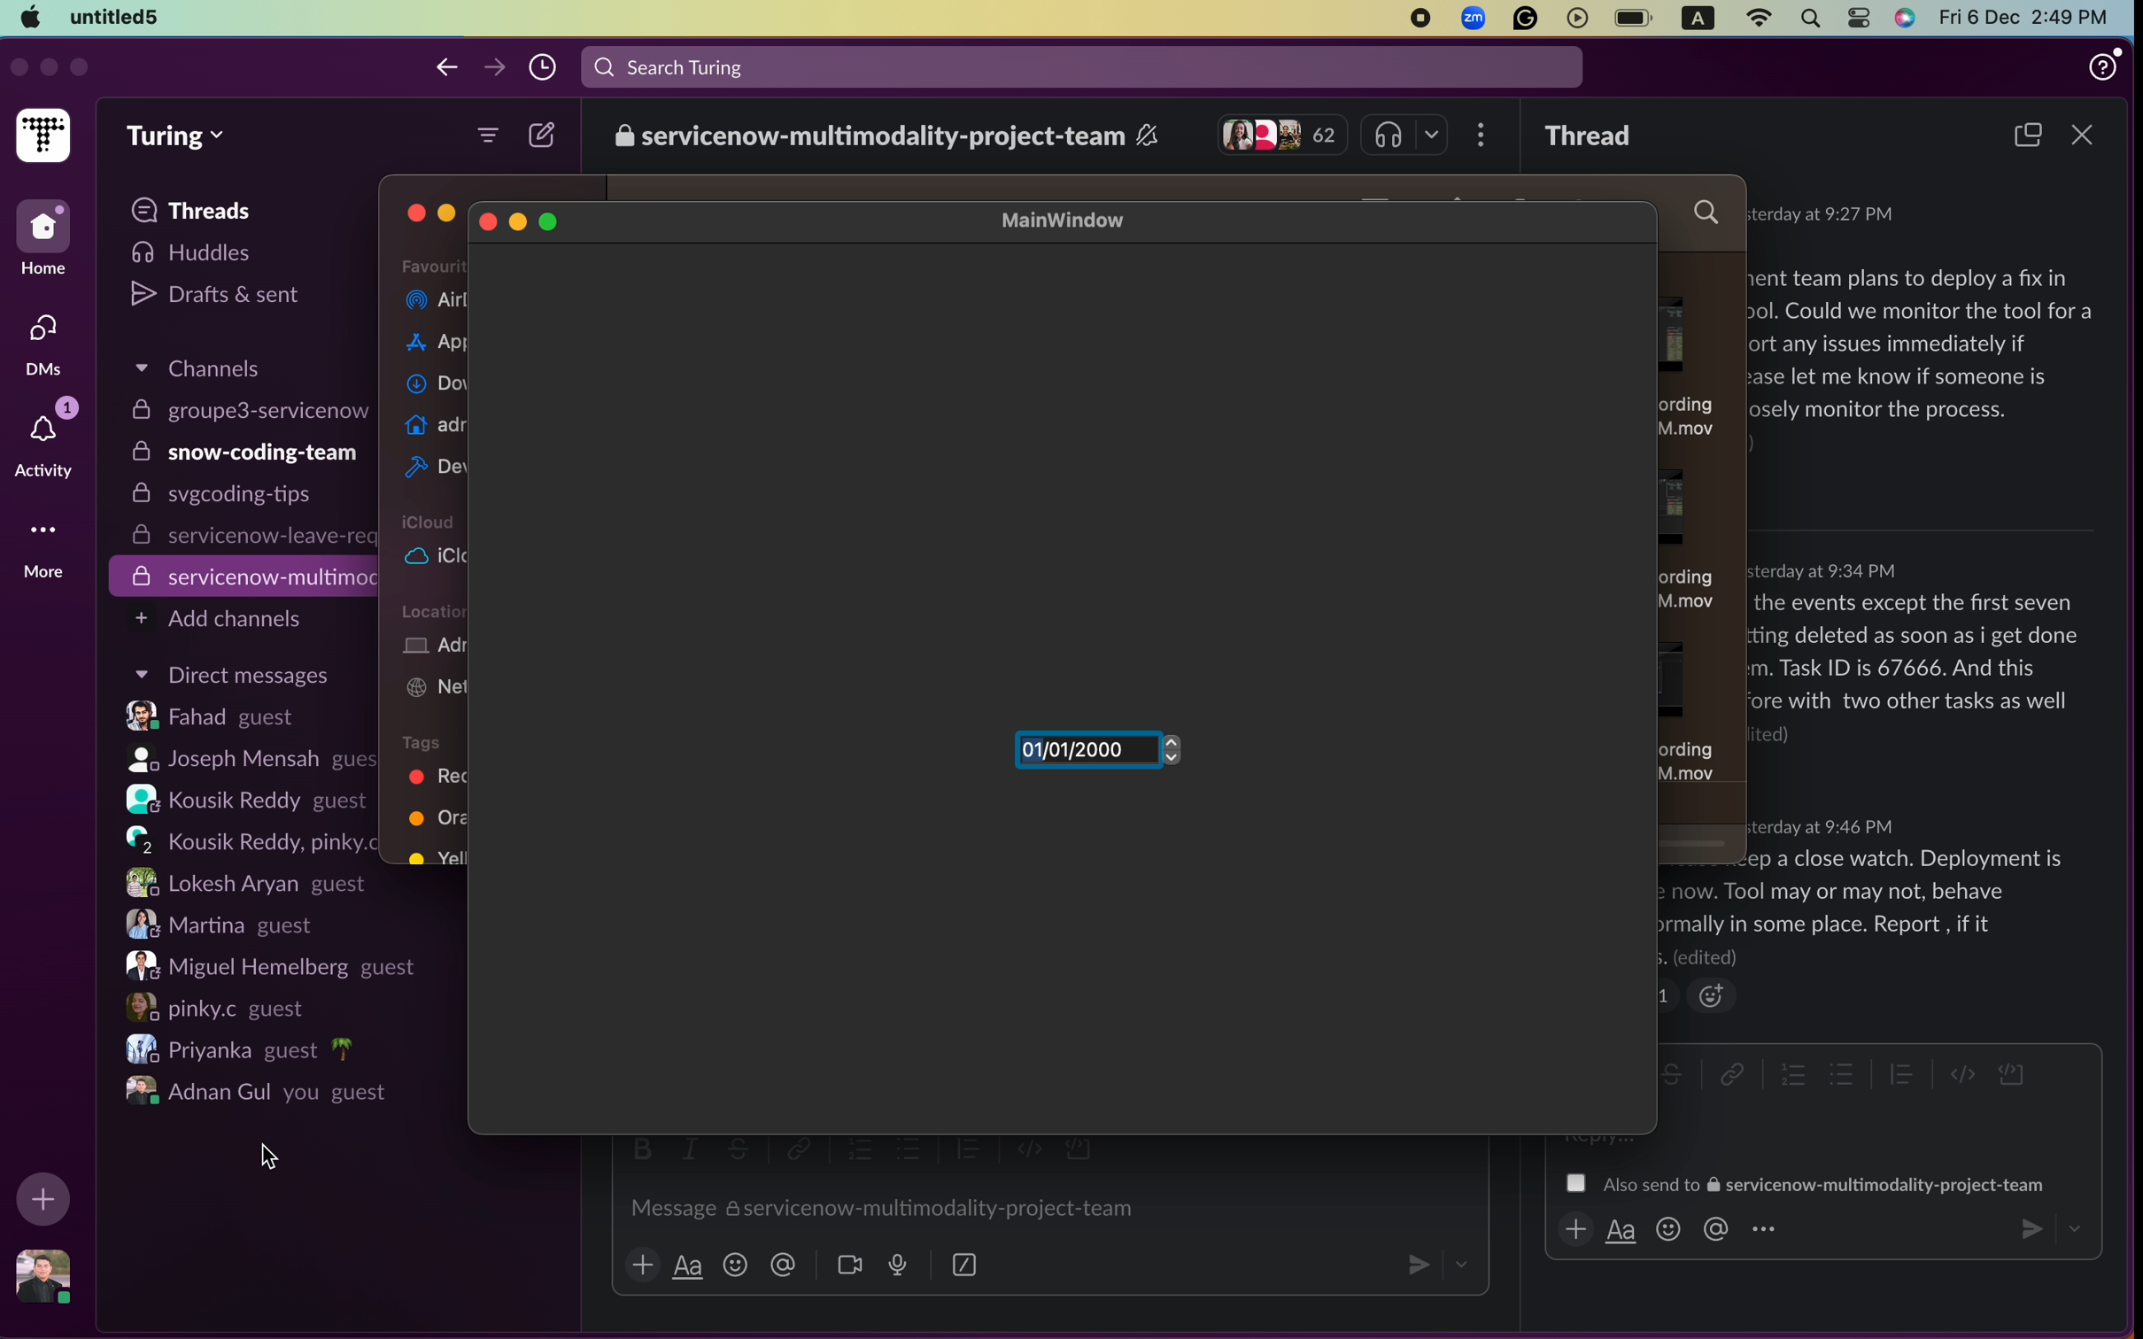 Image resolution: width=2143 pixels, height=1339 pixels. I want to click on voice, so click(896, 1265).